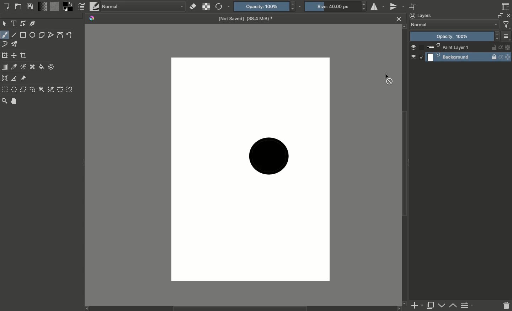 The width and height of the screenshot is (512, 311). Describe the element at coordinates (94, 6) in the screenshot. I see `Choose brush preset` at that location.